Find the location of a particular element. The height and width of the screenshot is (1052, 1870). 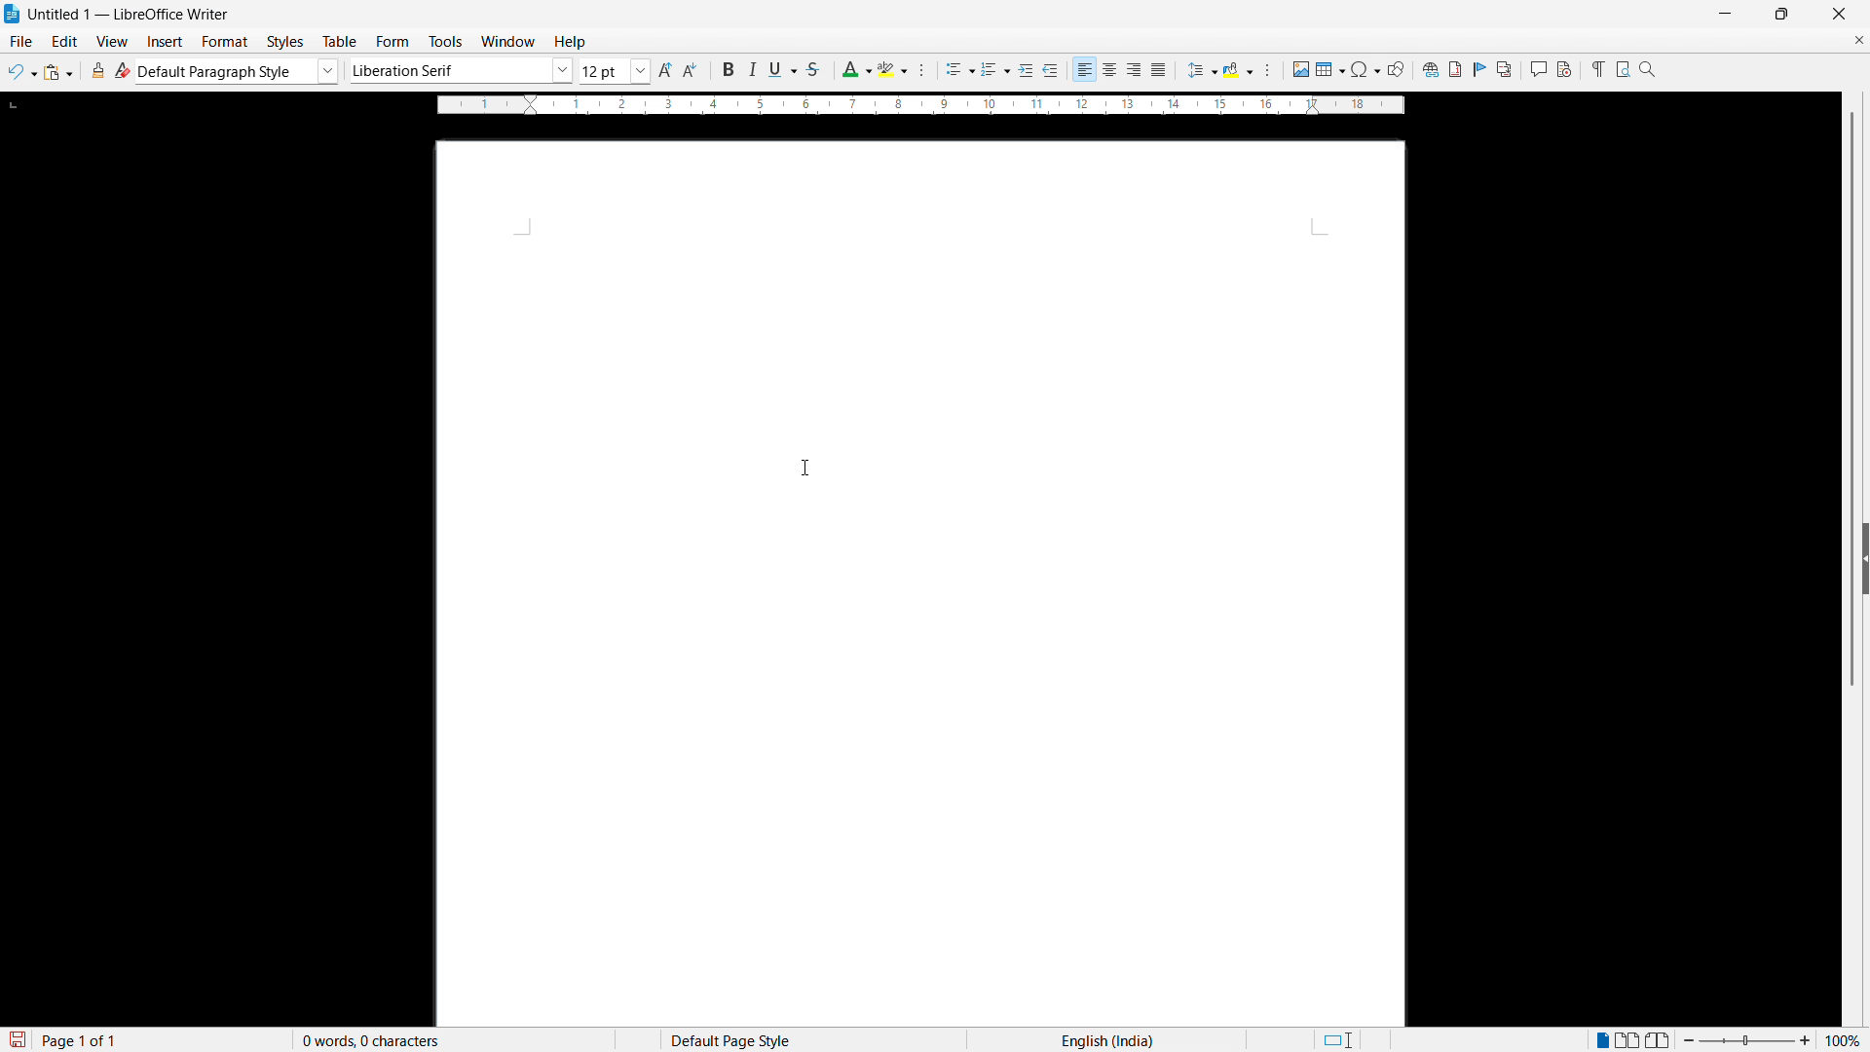

Align Centre  is located at coordinates (1110, 70).